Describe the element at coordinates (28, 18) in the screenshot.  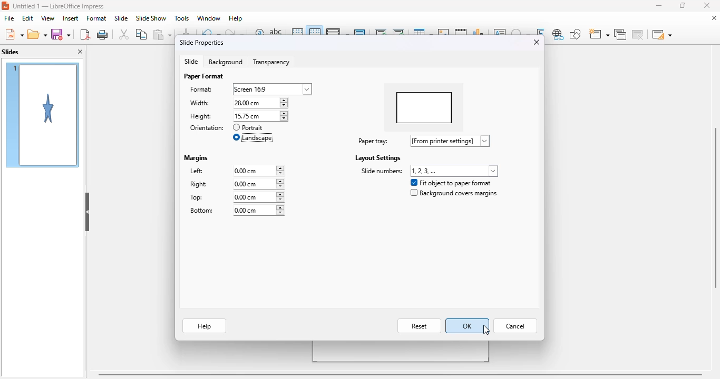
I see `edit` at that location.